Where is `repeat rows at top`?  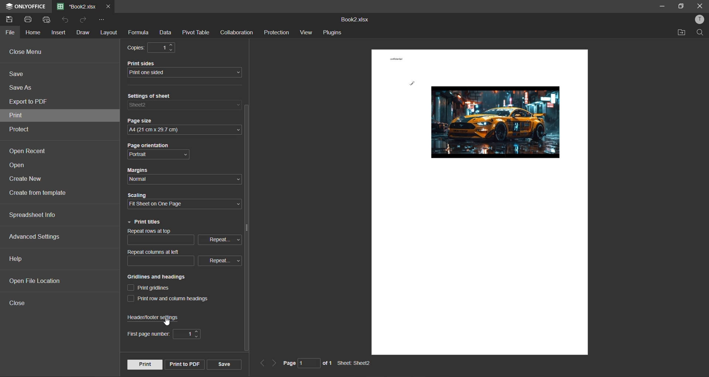 repeat rows at top is located at coordinates (185, 237).